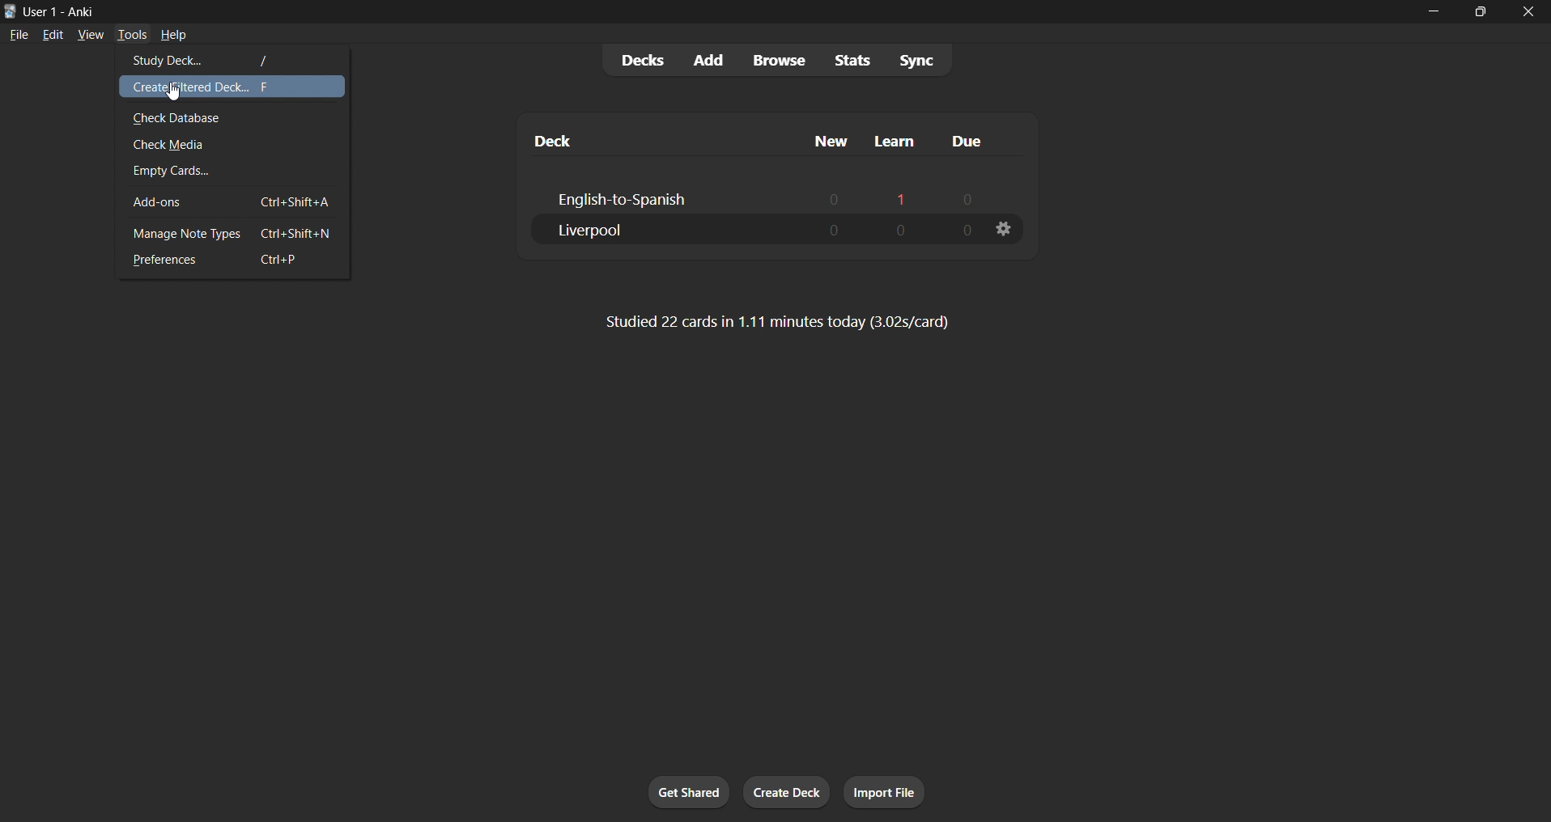  What do you see at coordinates (1008, 231) in the screenshot?
I see `deck options` at bounding box center [1008, 231].